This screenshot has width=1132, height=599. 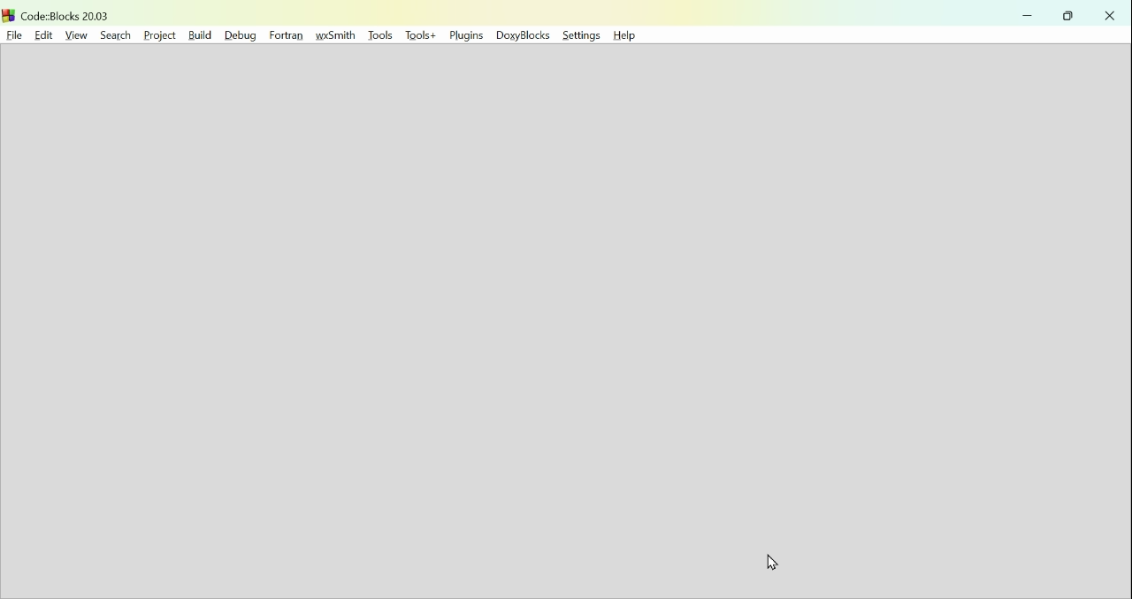 I want to click on Tools, so click(x=381, y=35).